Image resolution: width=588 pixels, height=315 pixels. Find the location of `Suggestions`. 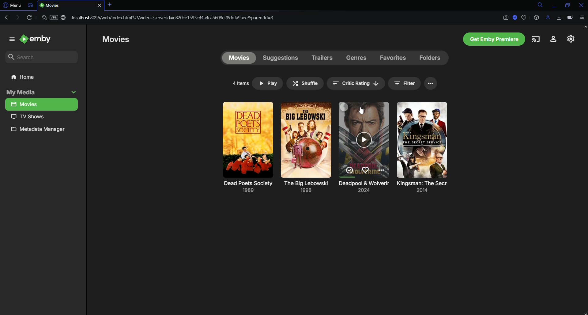

Suggestions is located at coordinates (281, 57).